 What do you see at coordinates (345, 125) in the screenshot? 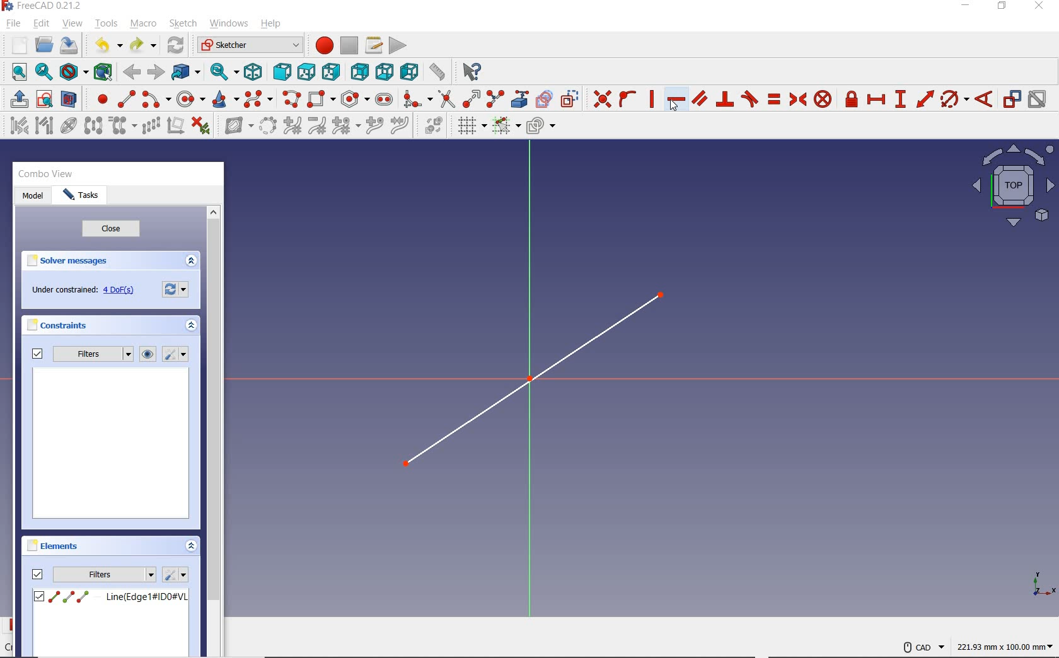
I see `MODIFY KNOT MULTIPLICITY` at bounding box center [345, 125].